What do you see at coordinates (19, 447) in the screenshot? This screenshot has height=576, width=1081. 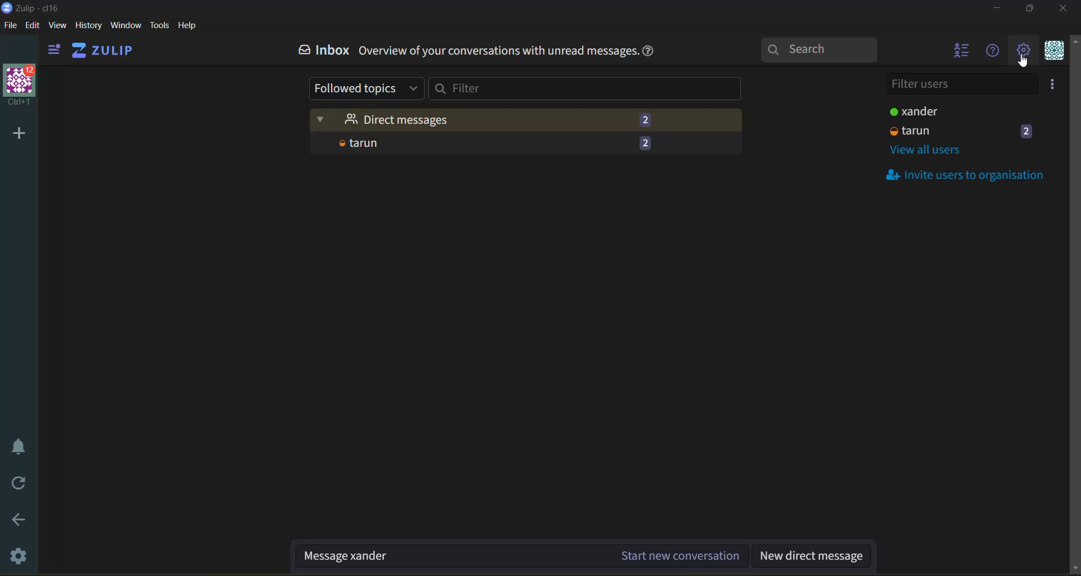 I see `enable do not disturb` at bounding box center [19, 447].